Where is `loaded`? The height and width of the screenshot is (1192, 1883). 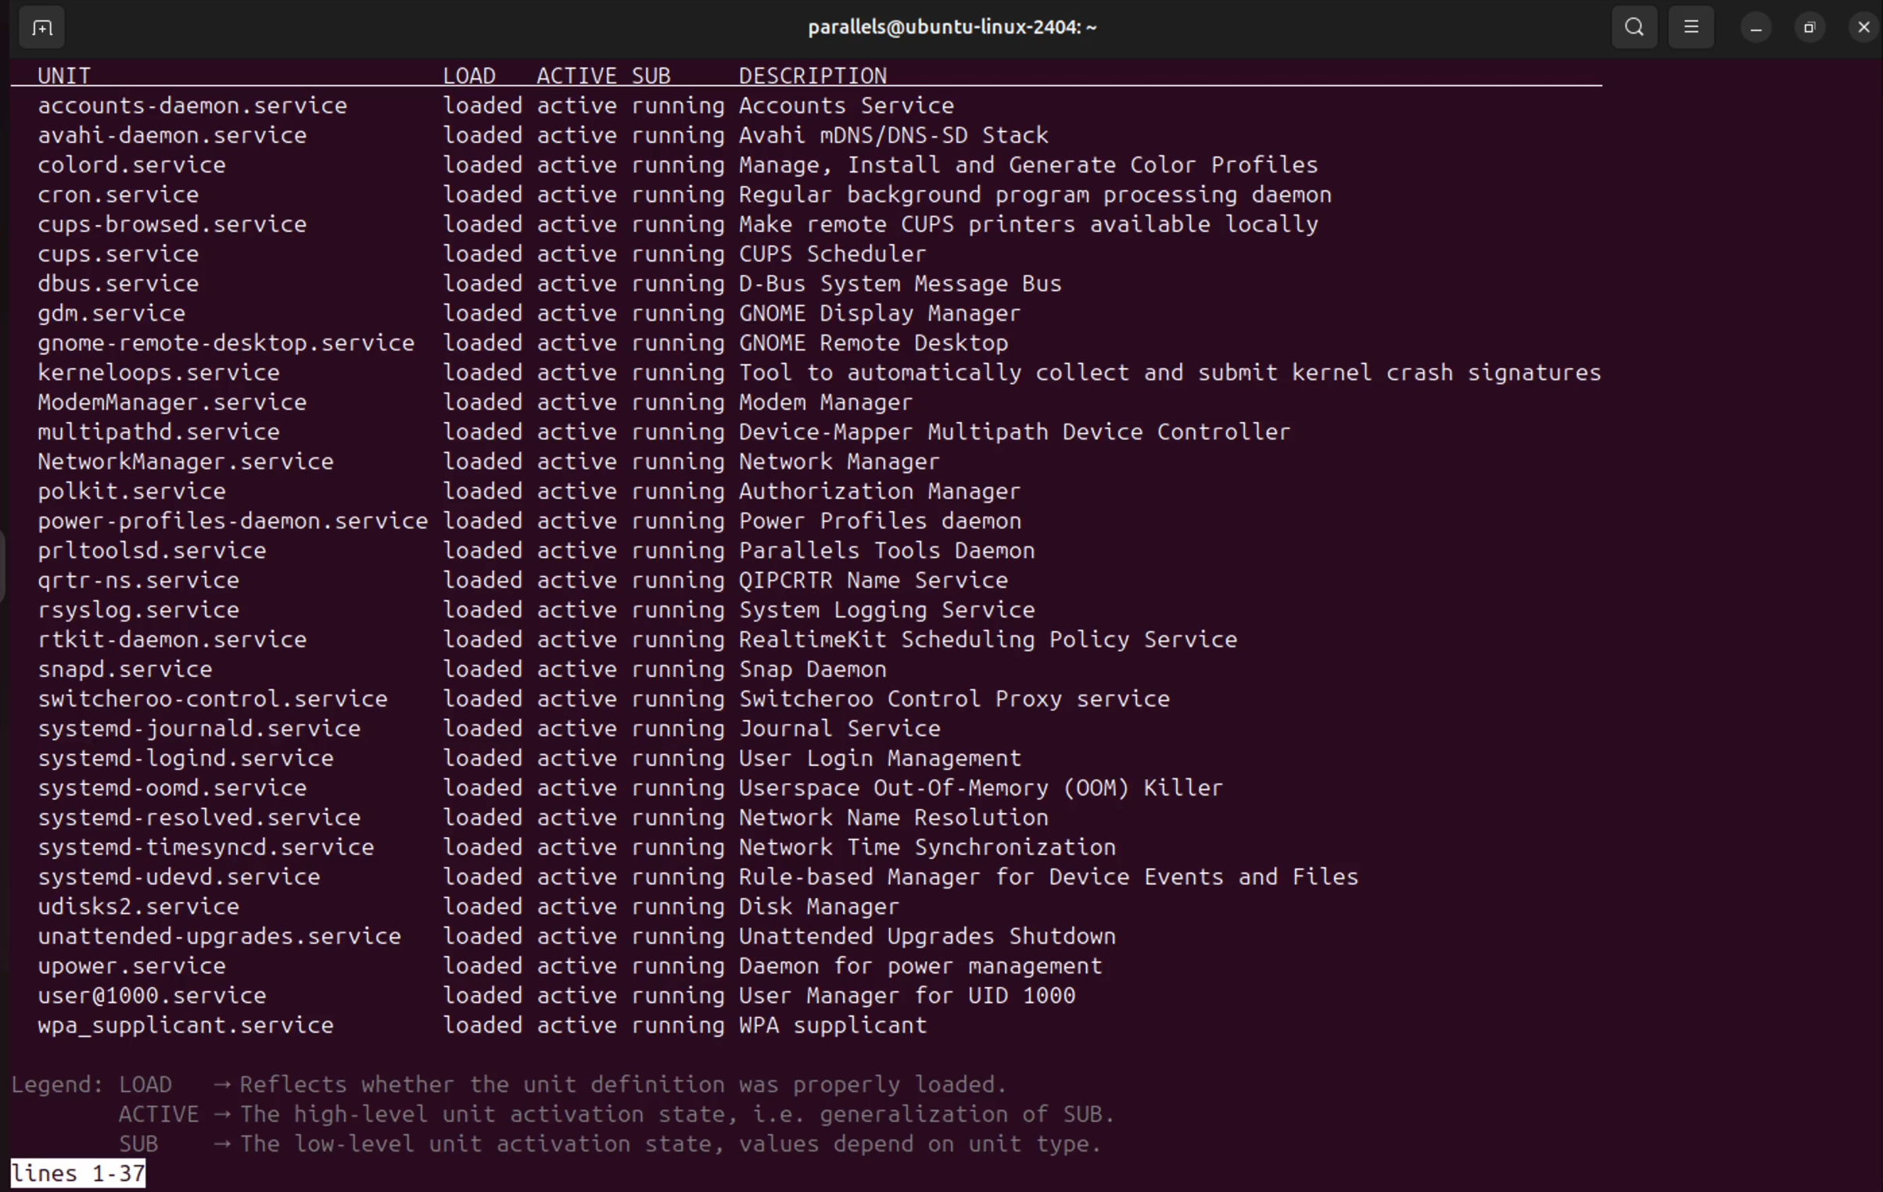 loaded is located at coordinates (479, 700).